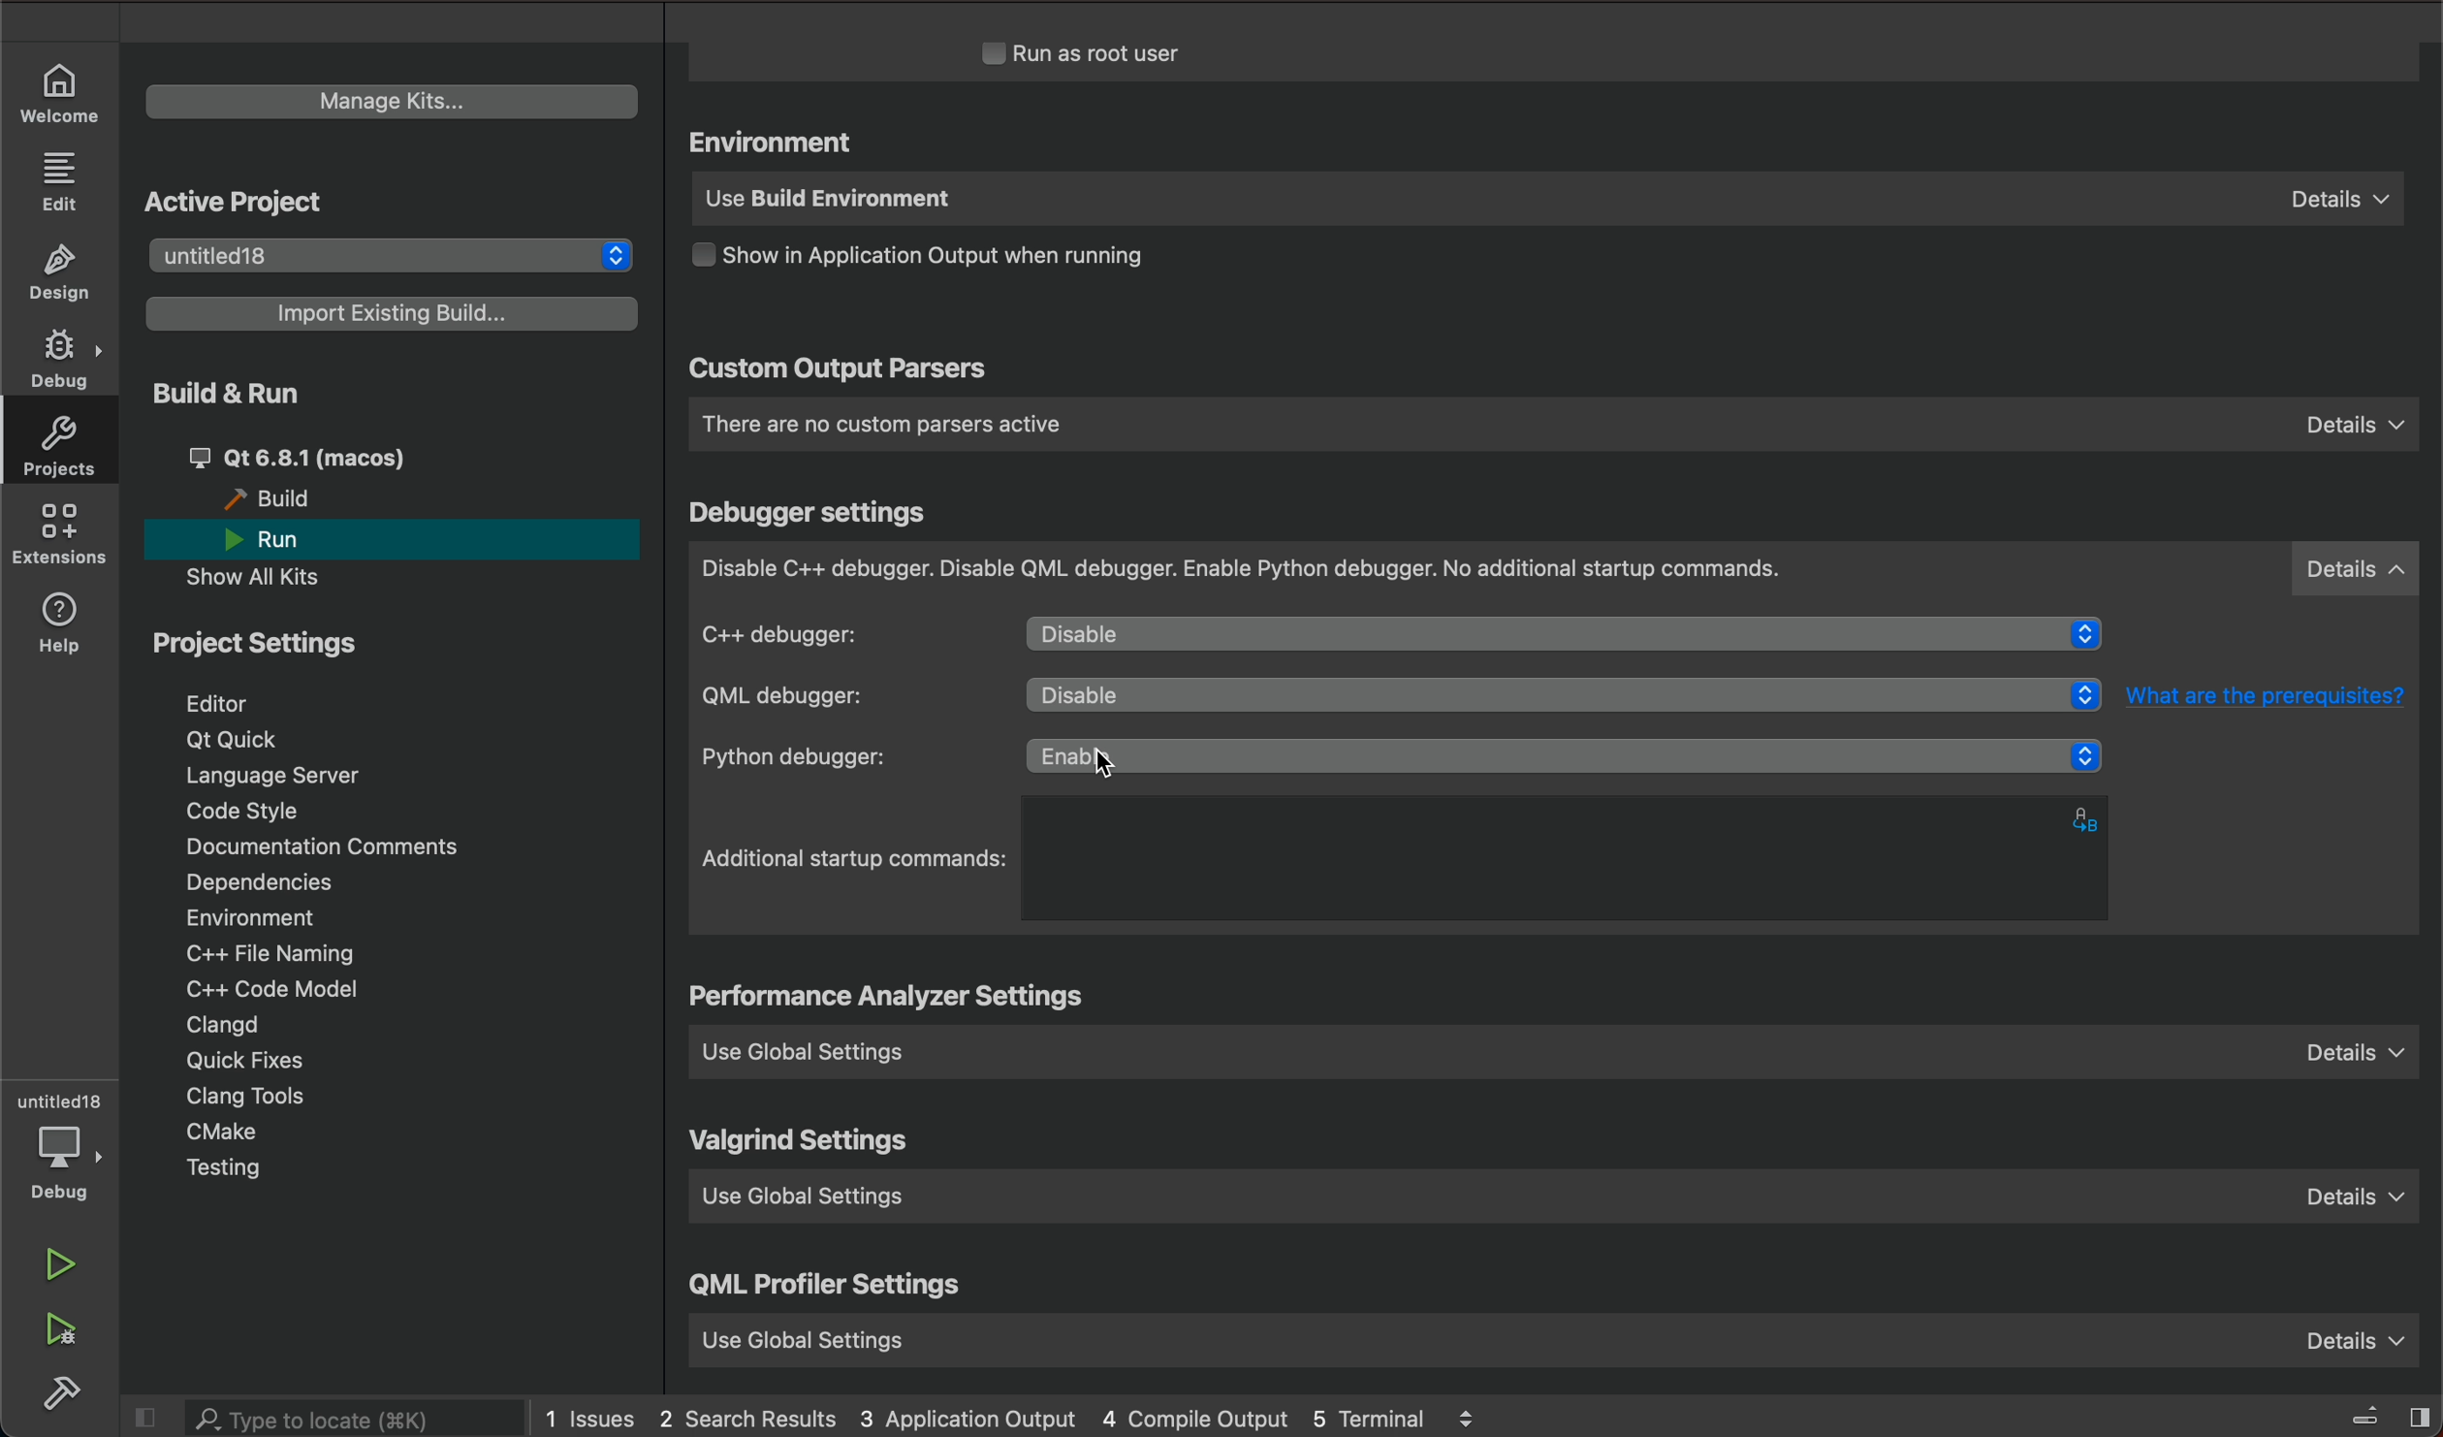  What do you see at coordinates (63, 361) in the screenshot?
I see `DEBUG` at bounding box center [63, 361].